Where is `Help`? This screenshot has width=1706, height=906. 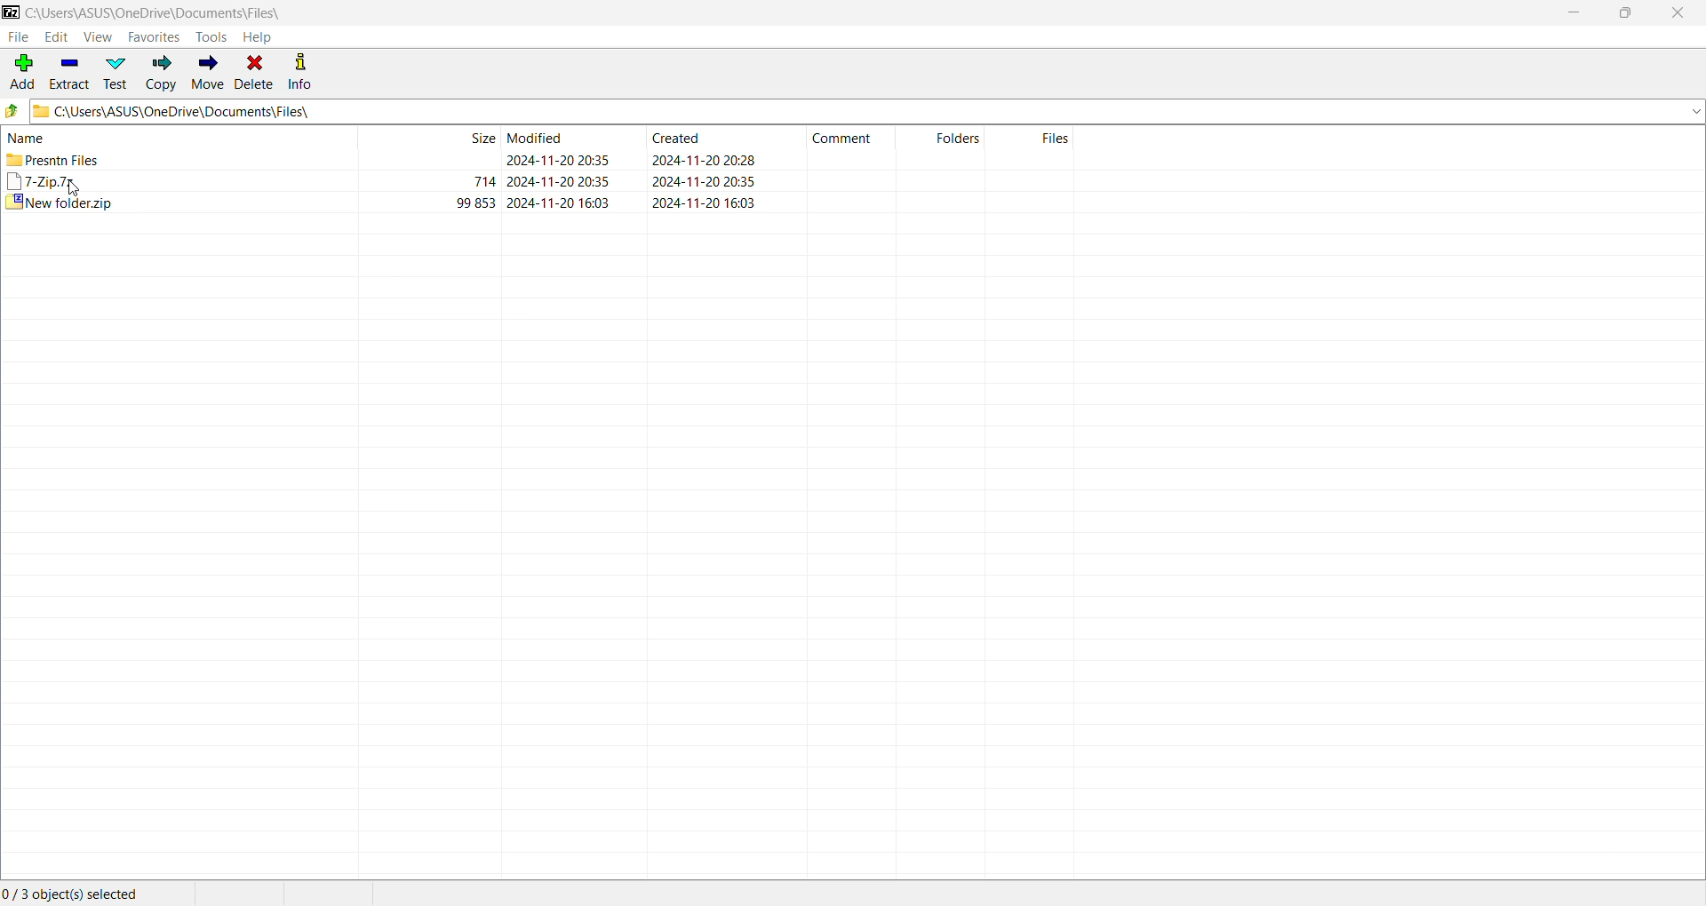 Help is located at coordinates (258, 36).